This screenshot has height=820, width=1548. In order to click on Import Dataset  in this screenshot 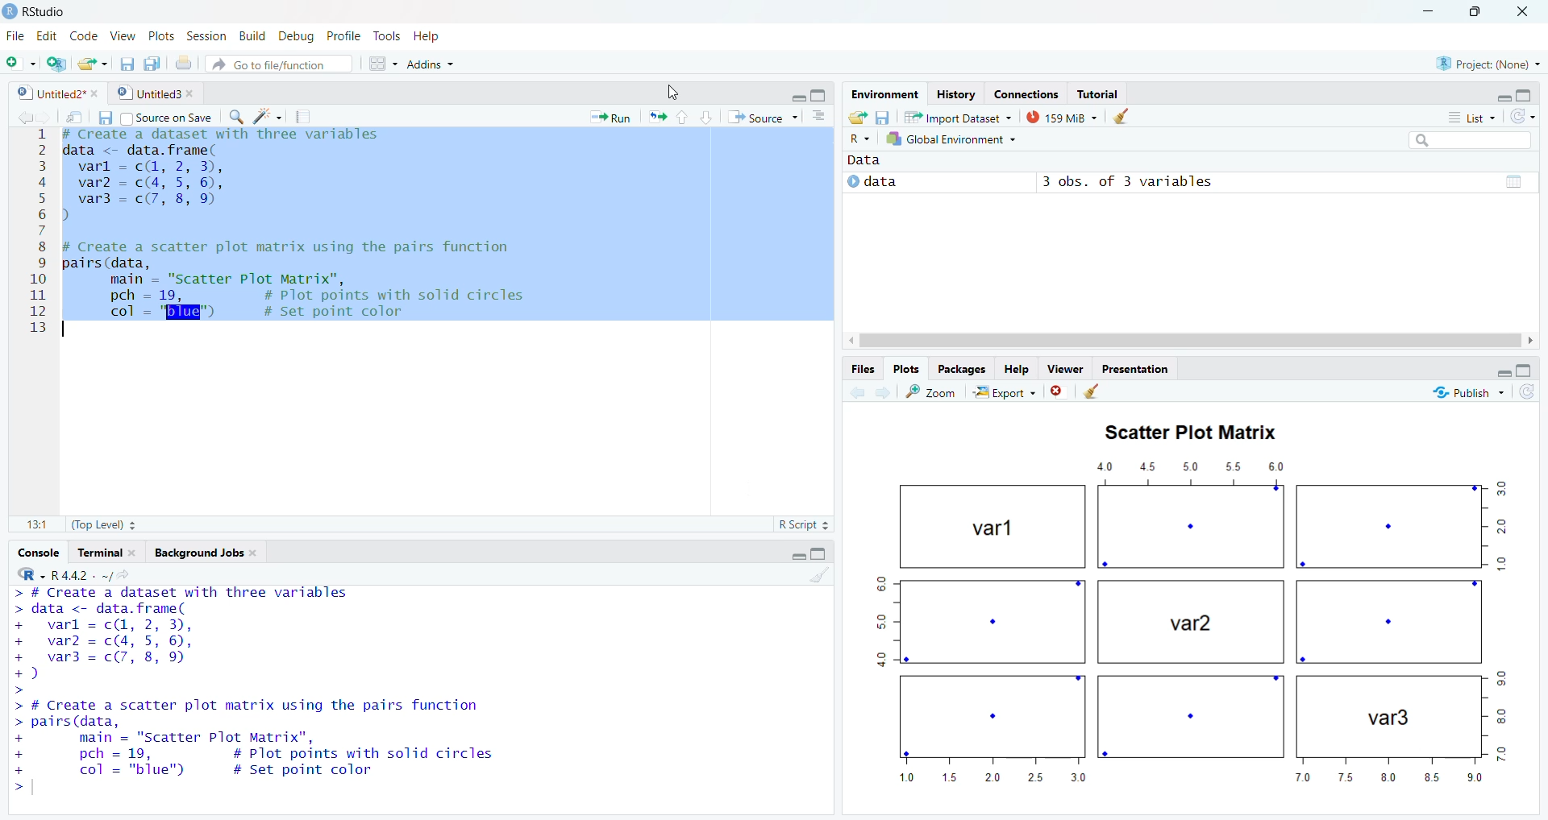, I will do `click(963, 115)`.